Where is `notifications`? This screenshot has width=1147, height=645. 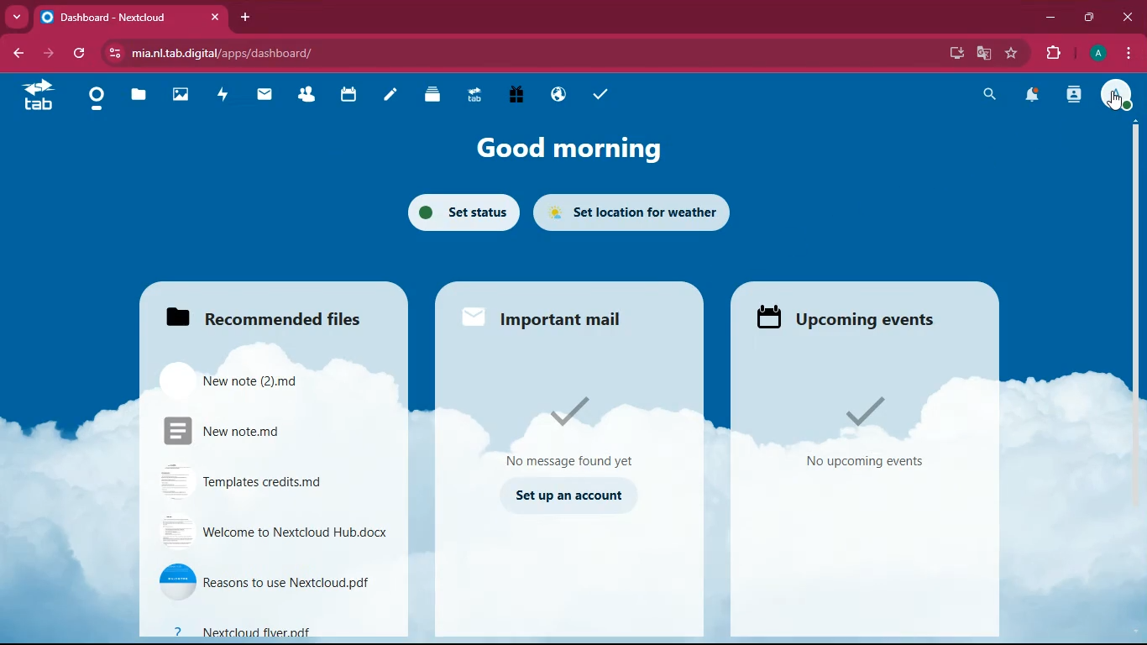
notifications is located at coordinates (1034, 96).